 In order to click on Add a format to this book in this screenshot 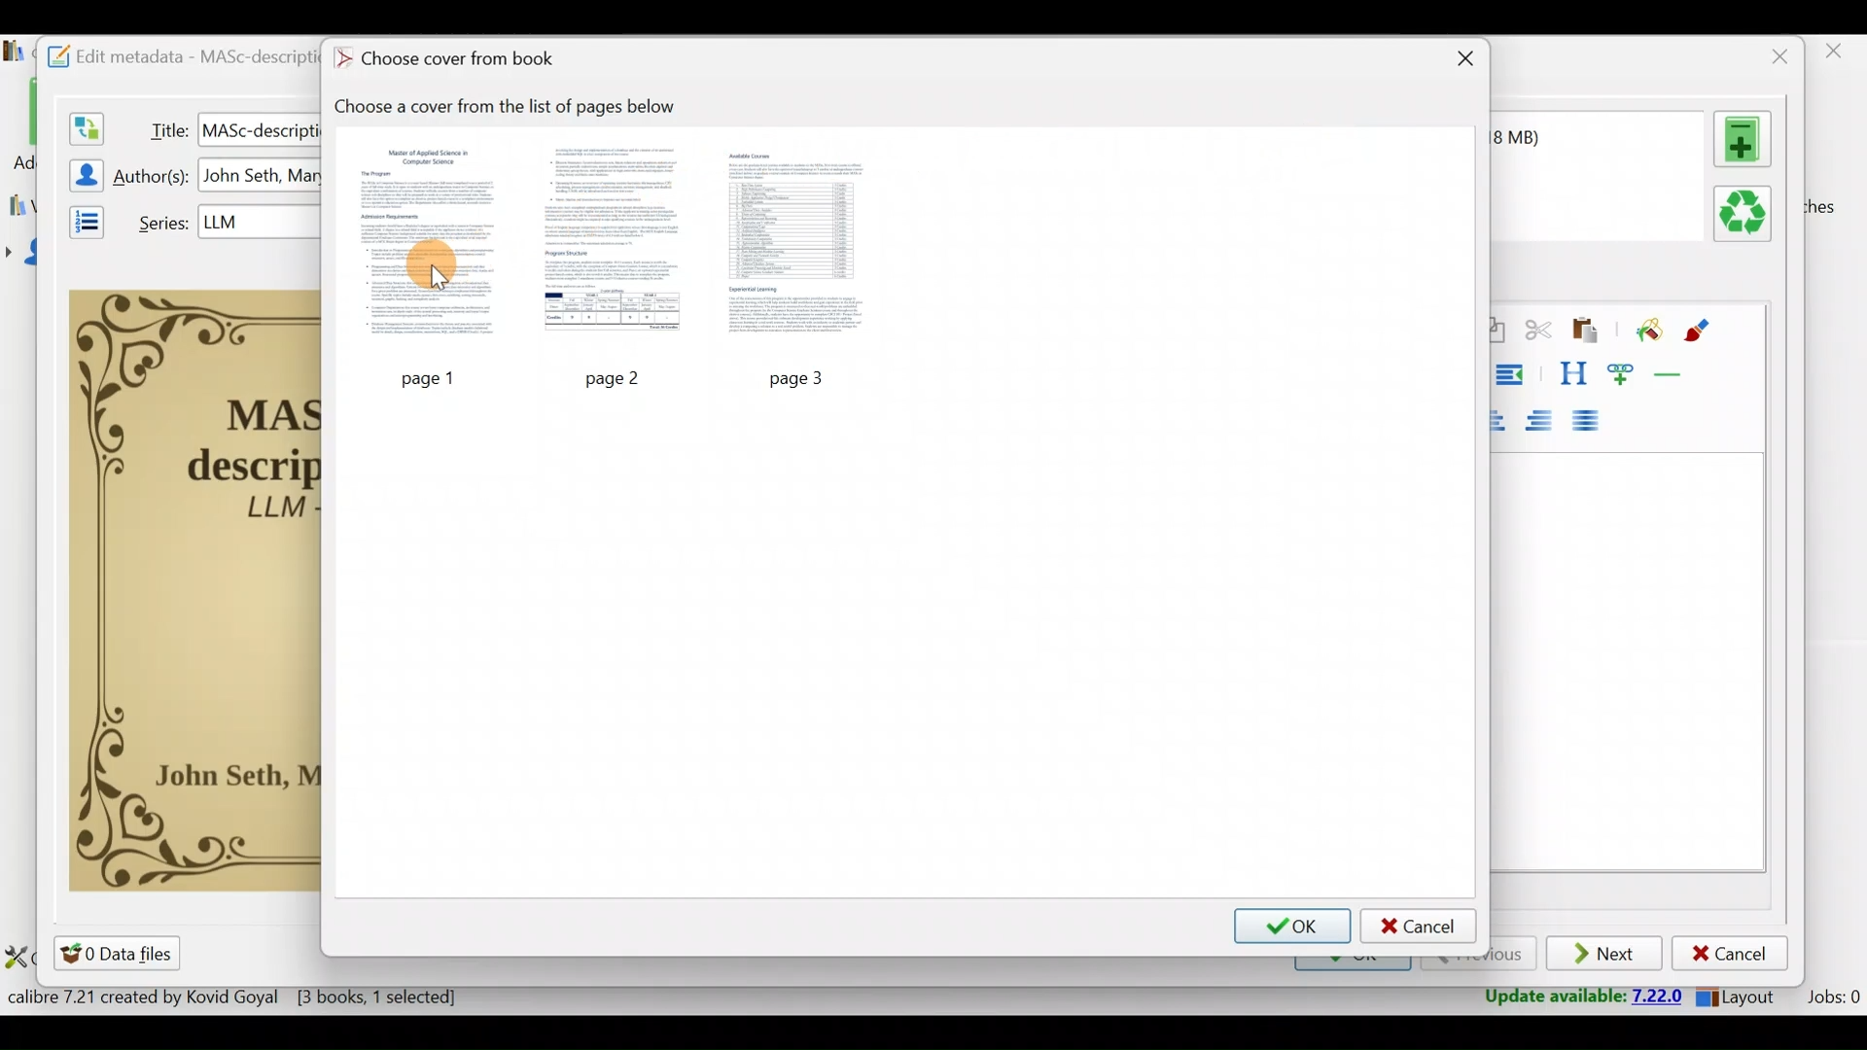, I will do `click(1746, 139)`.